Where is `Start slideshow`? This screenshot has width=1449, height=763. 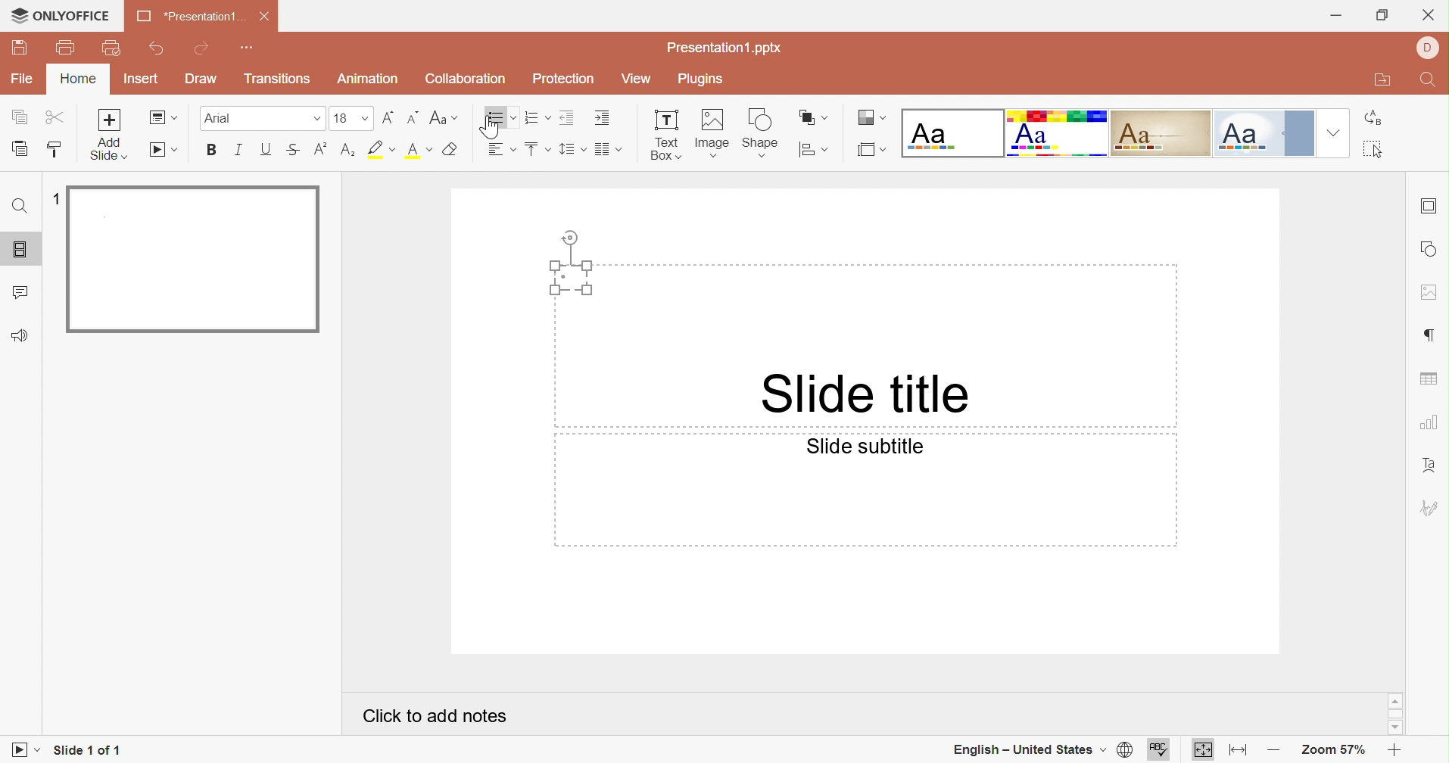 Start slideshow is located at coordinates (164, 151).